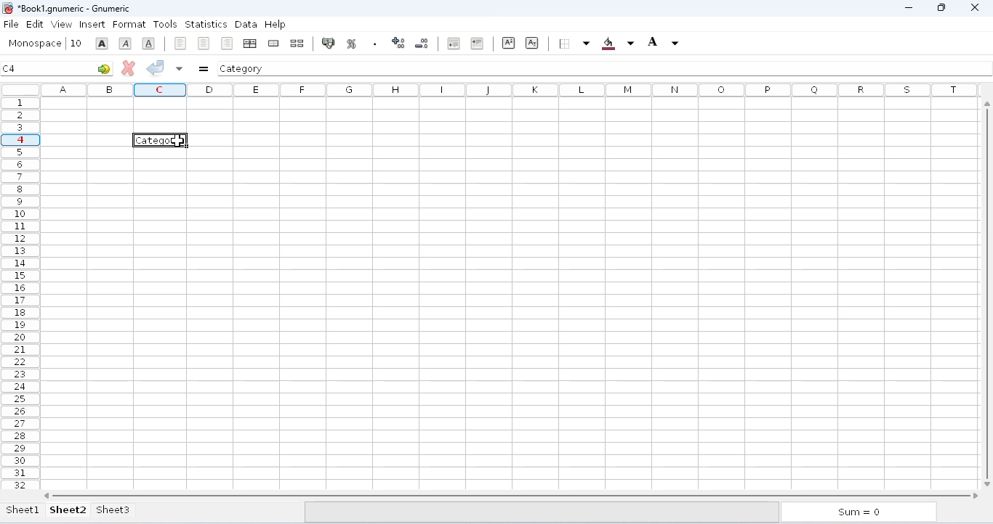  I want to click on close, so click(974, 7).